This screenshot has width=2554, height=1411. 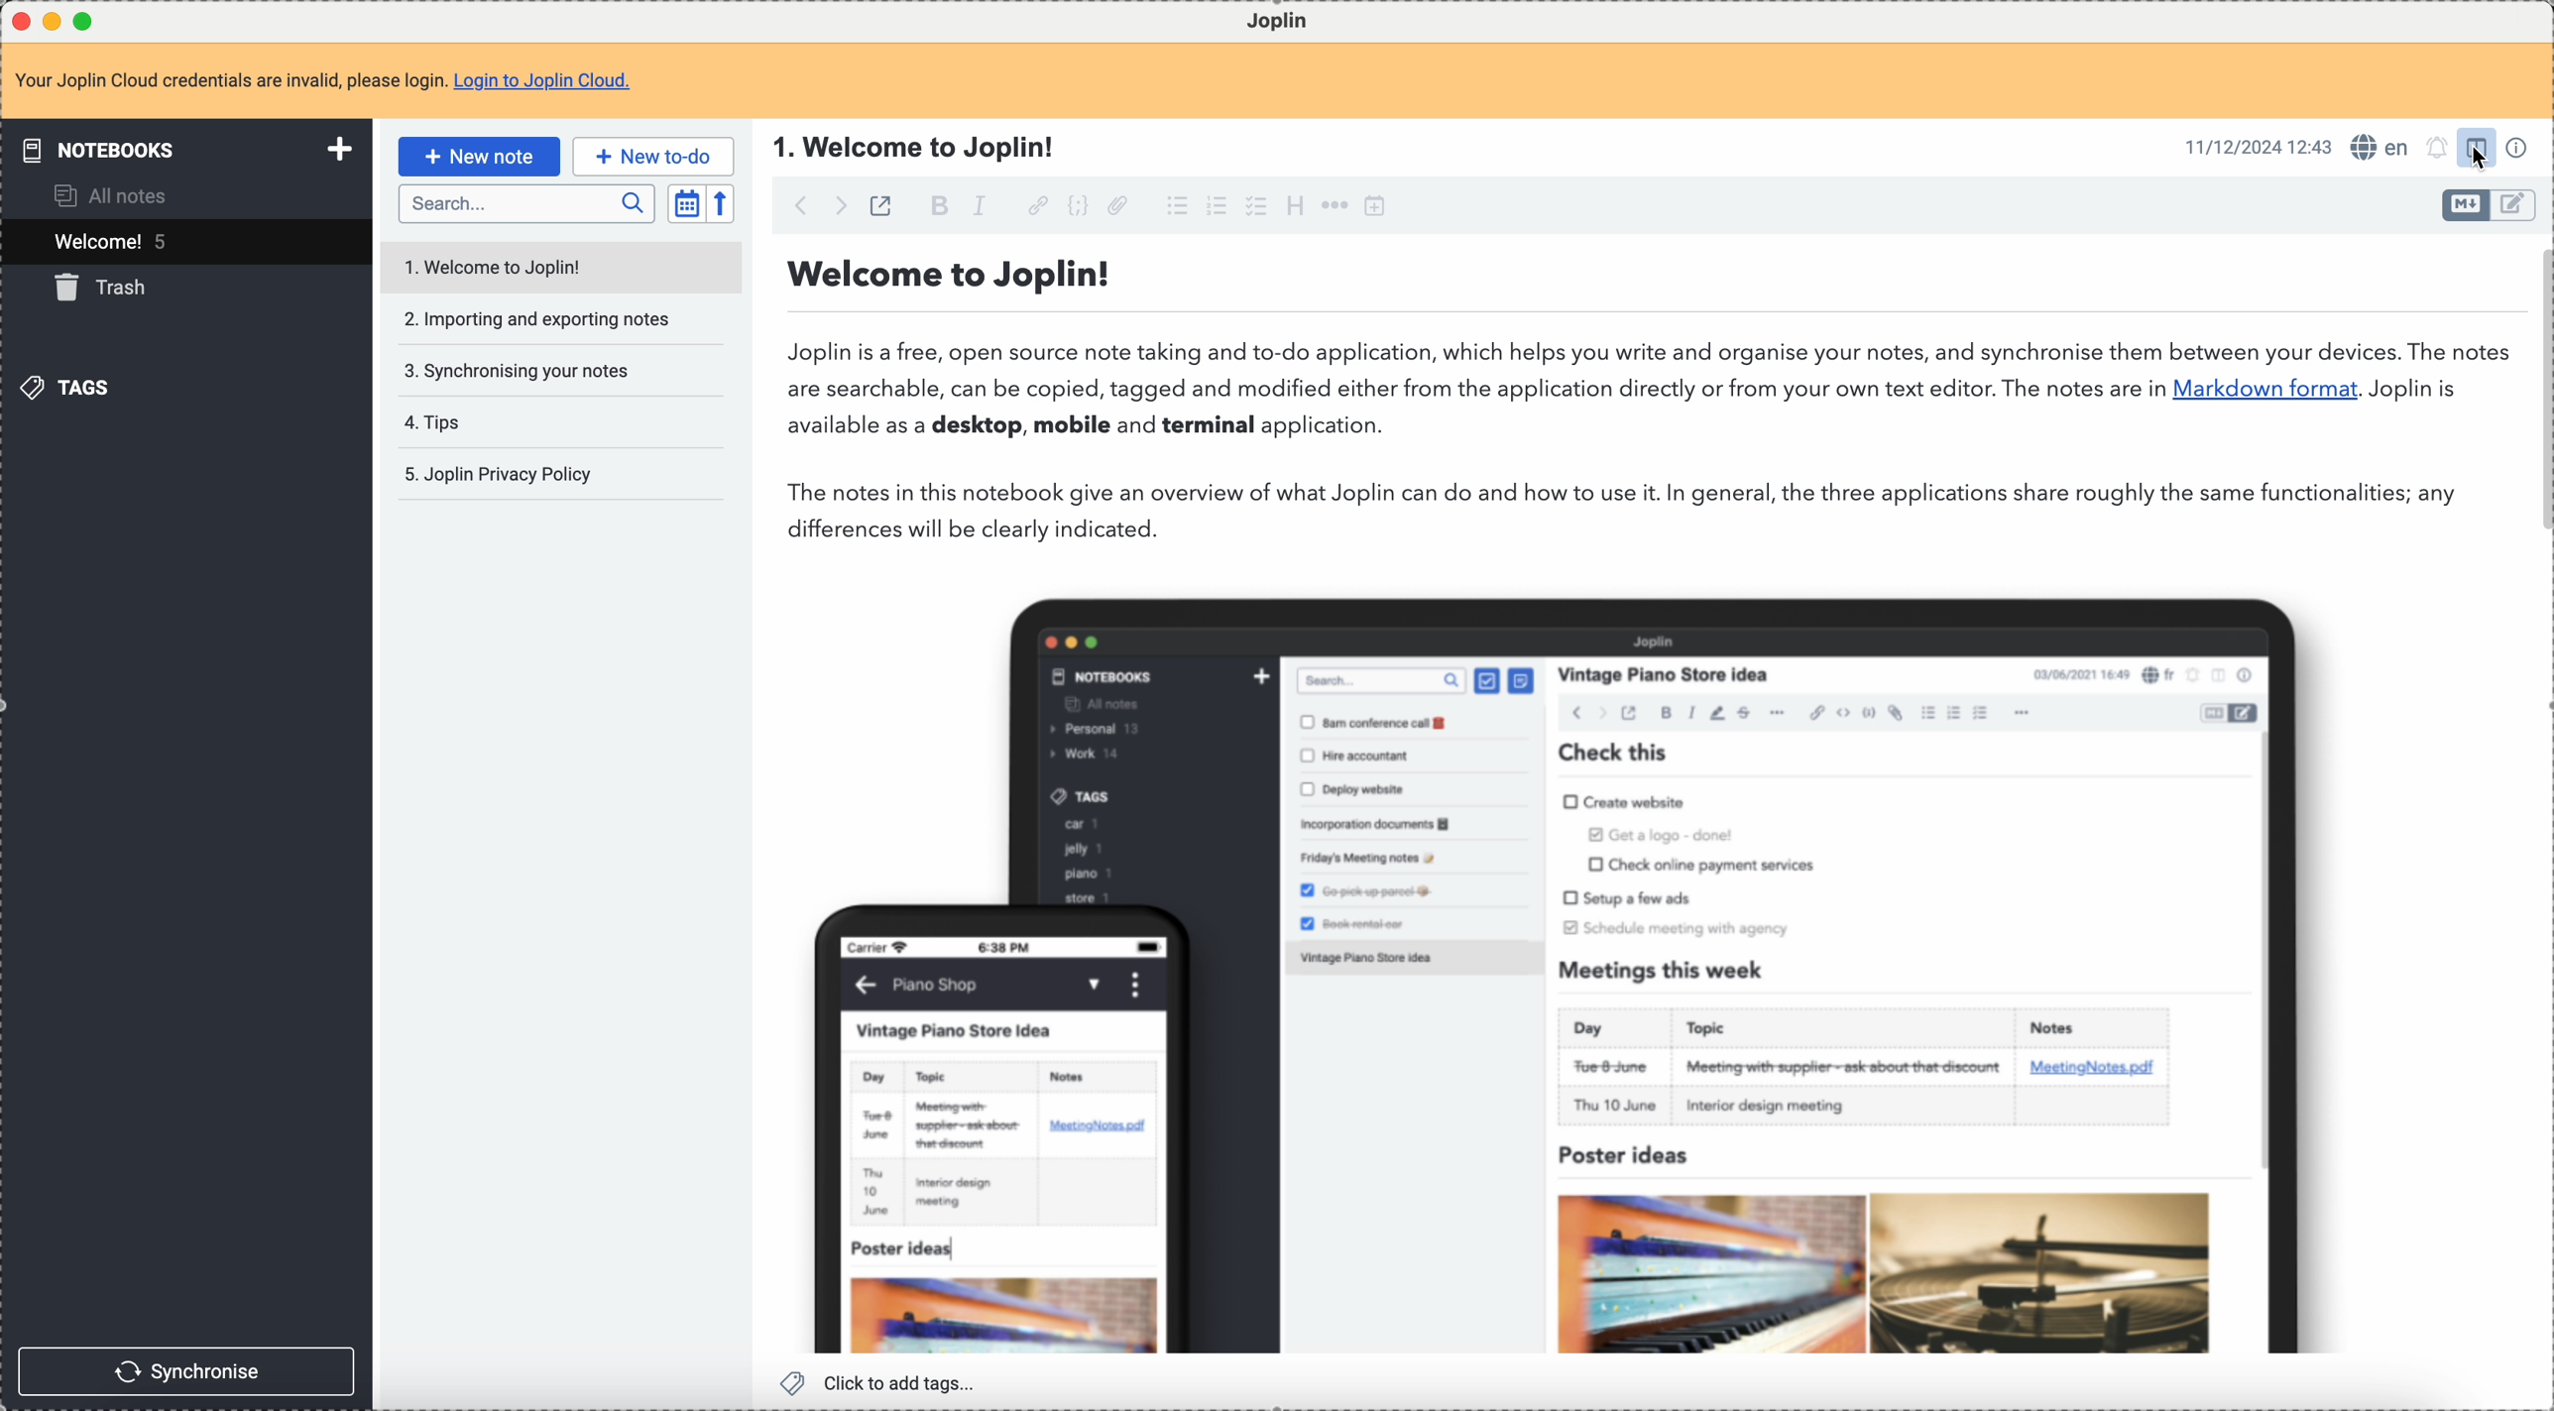 I want to click on image, so click(x=1622, y=961).